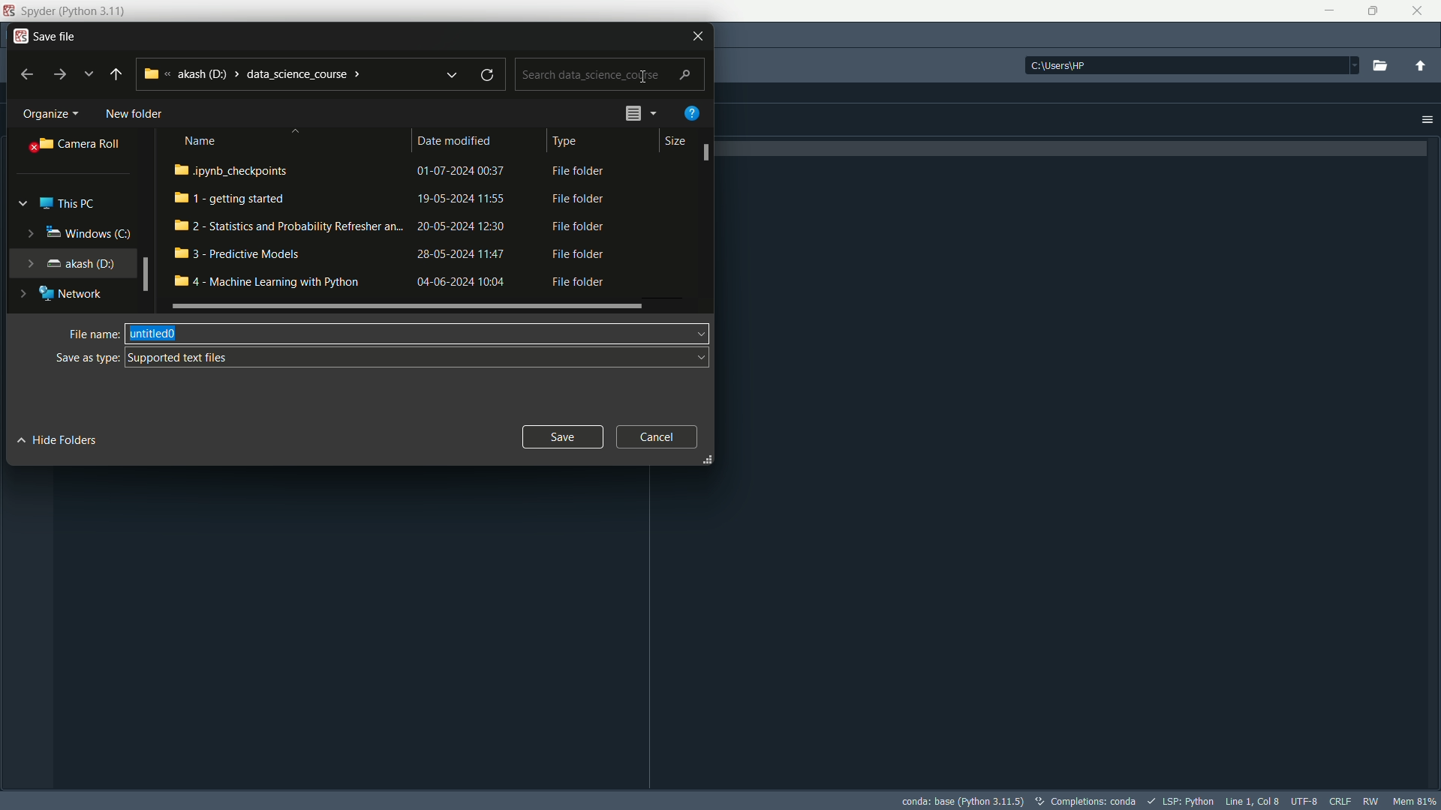 Image resolution: width=1441 pixels, height=810 pixels. Describe the element at coordinates (1370, 800) in the screenshot. I see `` at that location.